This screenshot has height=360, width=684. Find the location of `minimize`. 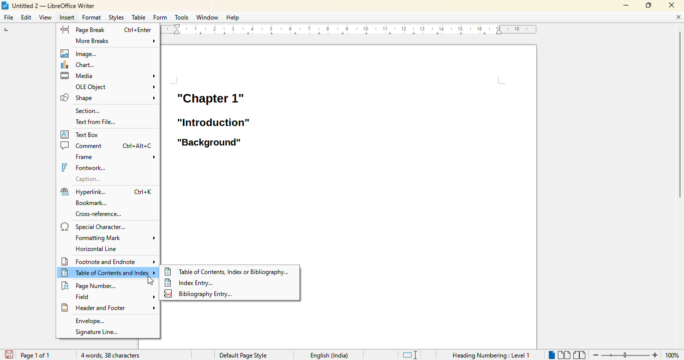

minimize is located at coordinates (626, 5).